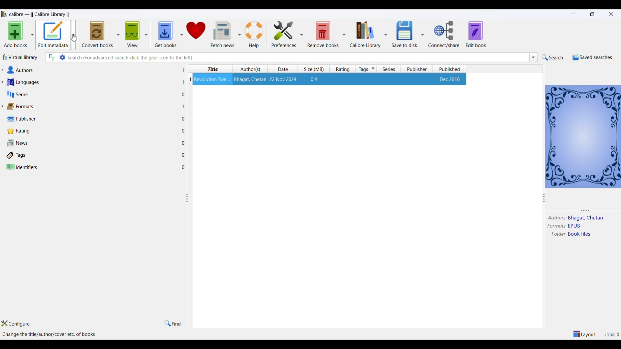 The image size is (621, 349). Describe the element at coordinates (389, 69) in the screenshot. I see `series` at that location.